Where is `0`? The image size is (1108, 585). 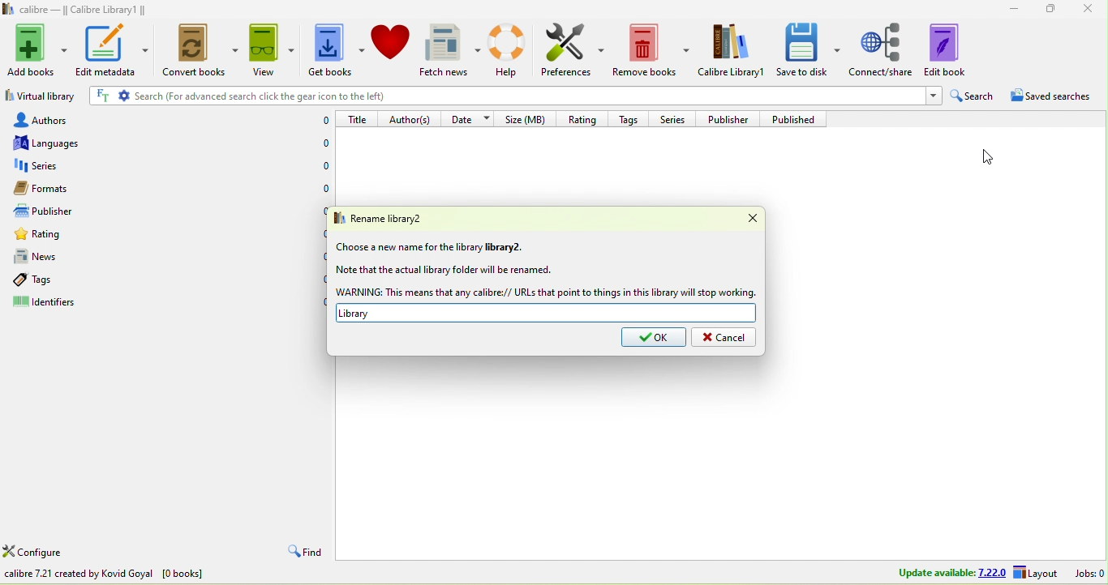
0 is located at coordinates (316, 254).